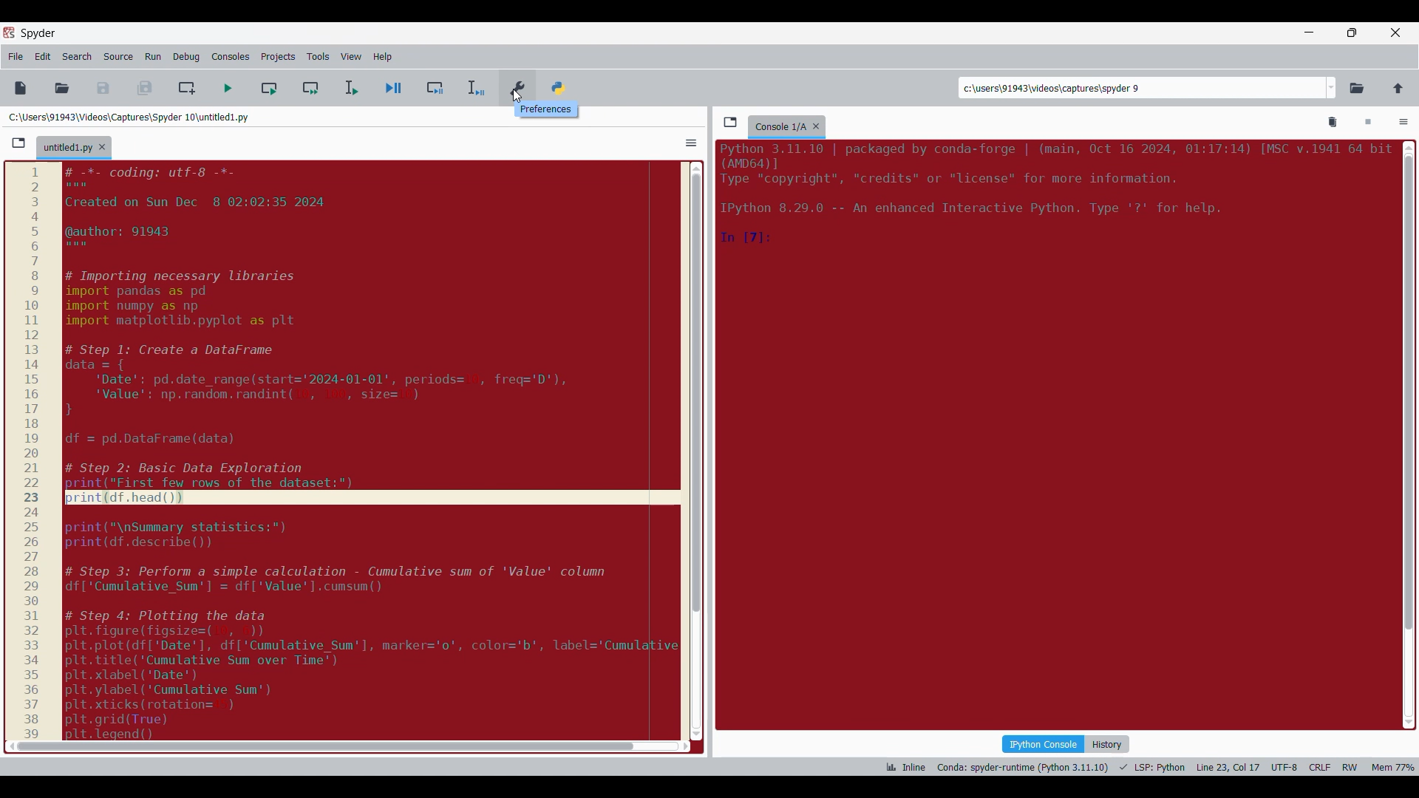  I want to click on Run menu, so click(153, 57).